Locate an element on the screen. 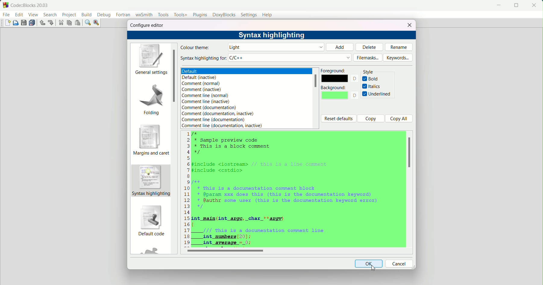 The height and width of the screenshot is (285, 543). fortran is located at coordinates (123, 15).